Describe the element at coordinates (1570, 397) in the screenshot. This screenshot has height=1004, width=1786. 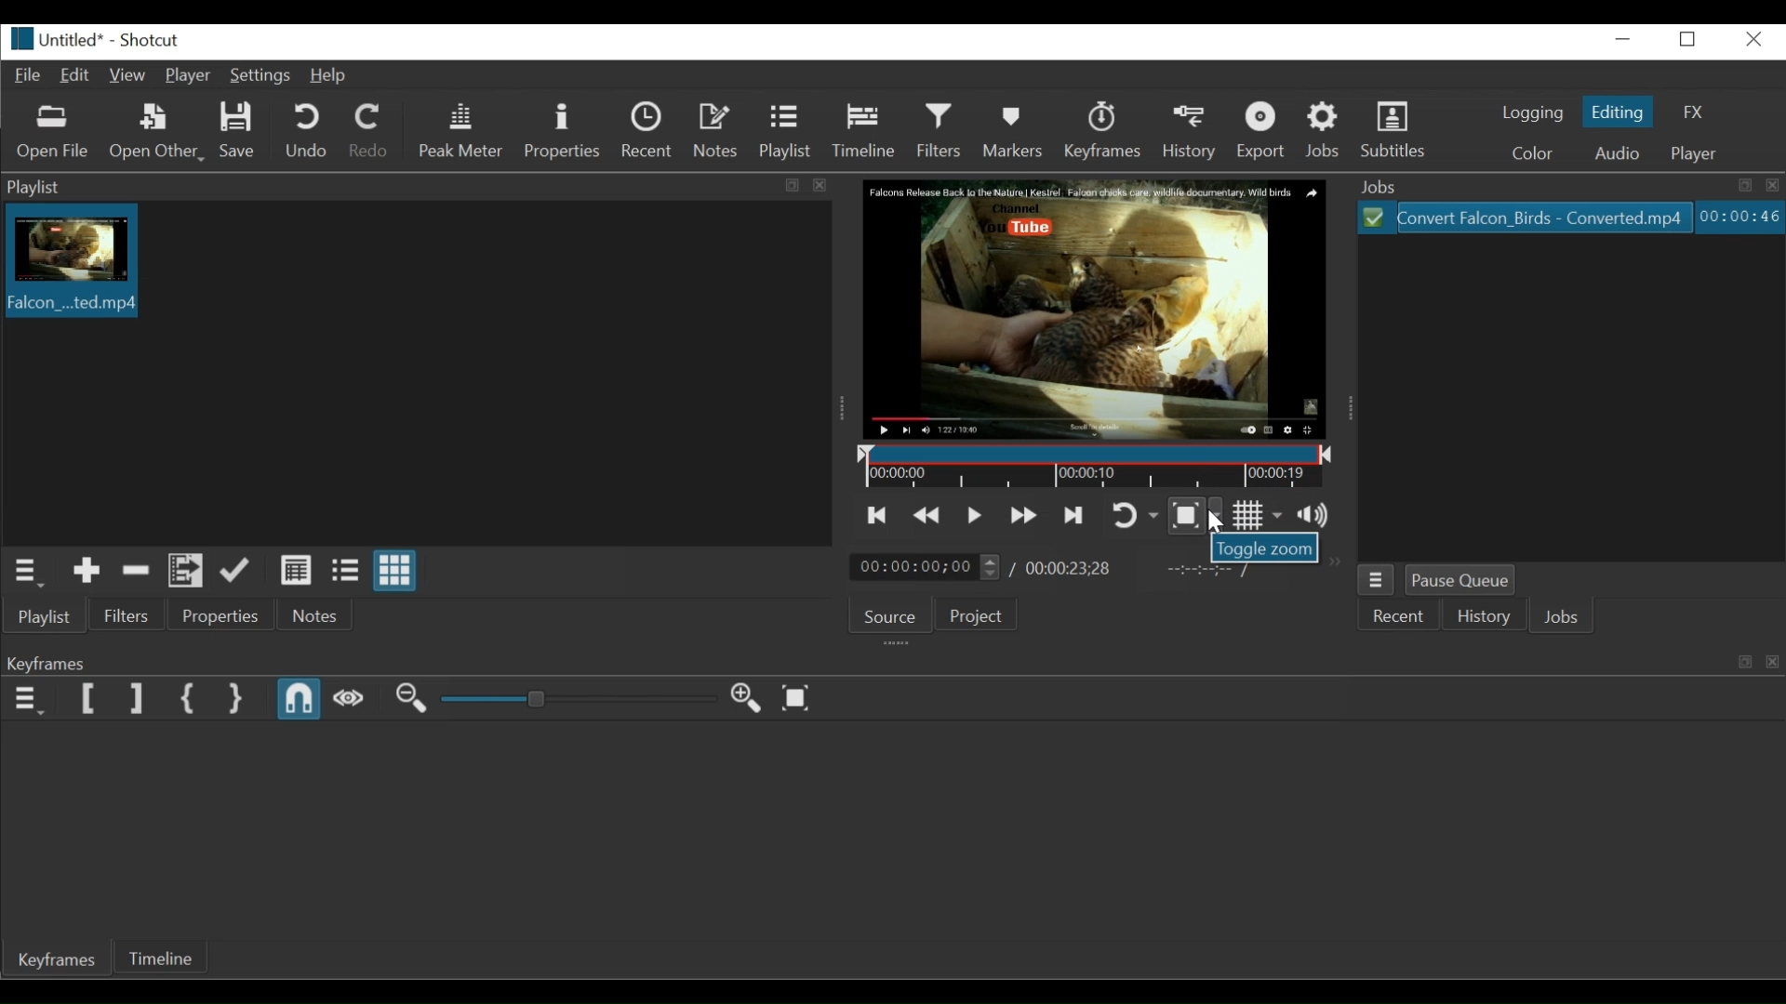
I see `File Viewer` at that location.